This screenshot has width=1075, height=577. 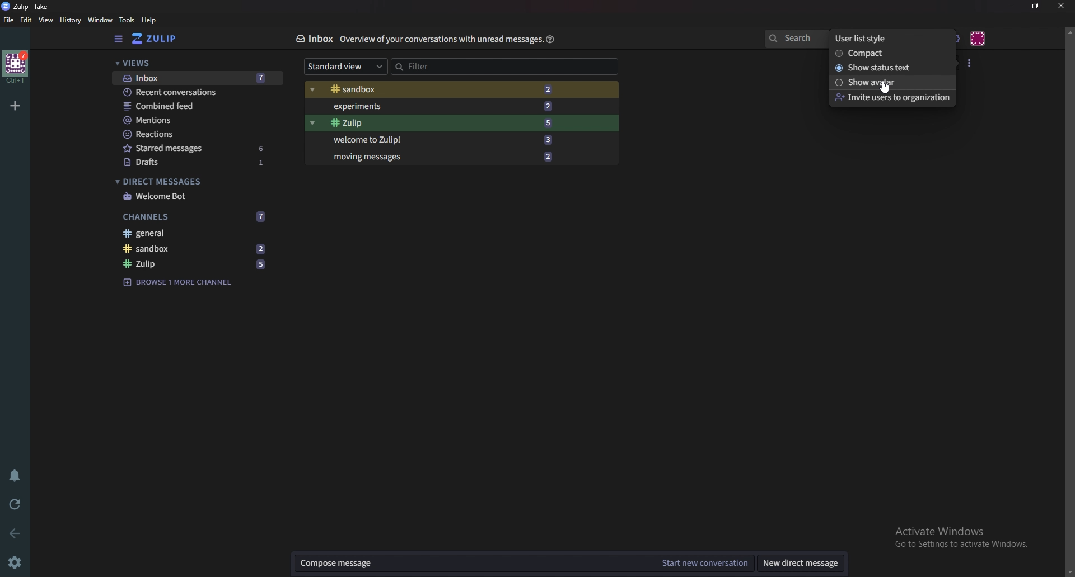 I want to click on Starred messages, so click(x=195, y=149).